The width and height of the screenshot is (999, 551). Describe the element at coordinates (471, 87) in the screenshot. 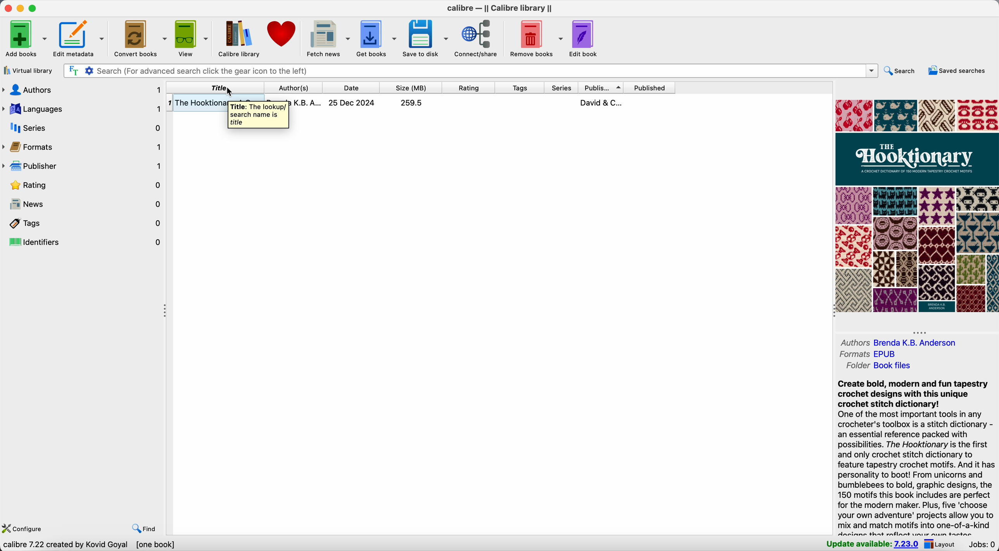

I see `rating` at that location.